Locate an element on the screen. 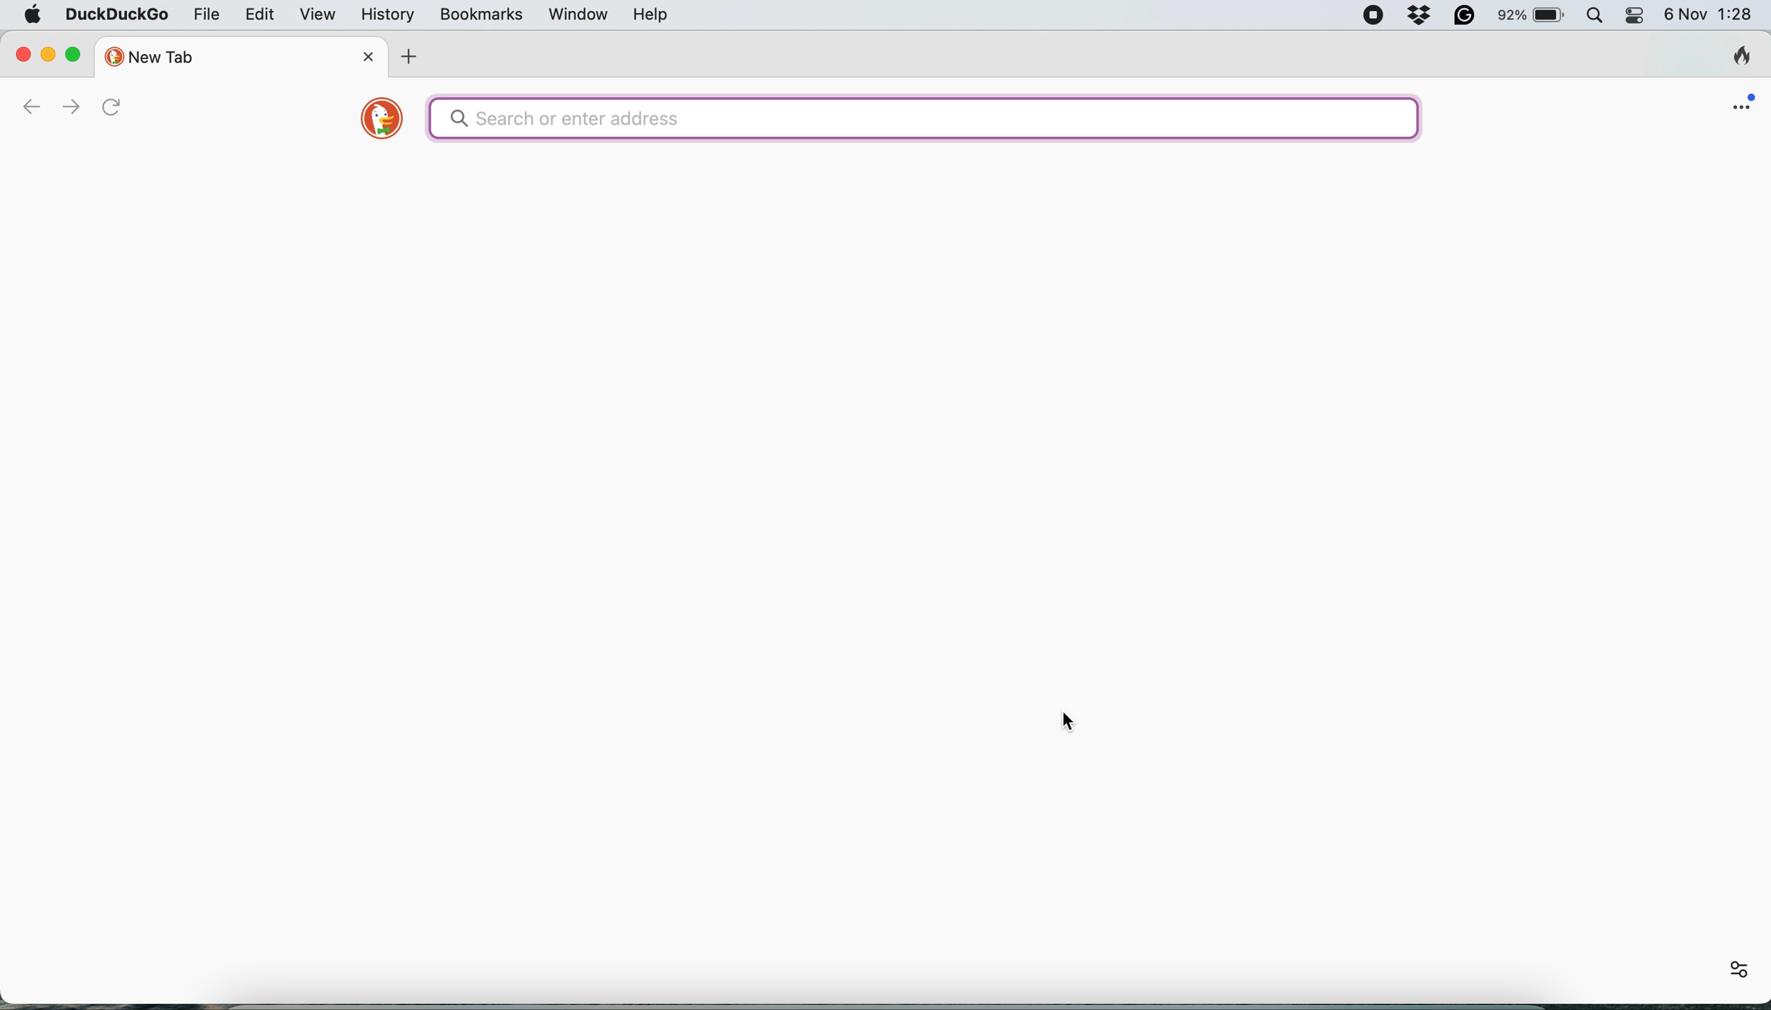 The image size is (1771, 1010). control center is located at coordinates (1636, 15).